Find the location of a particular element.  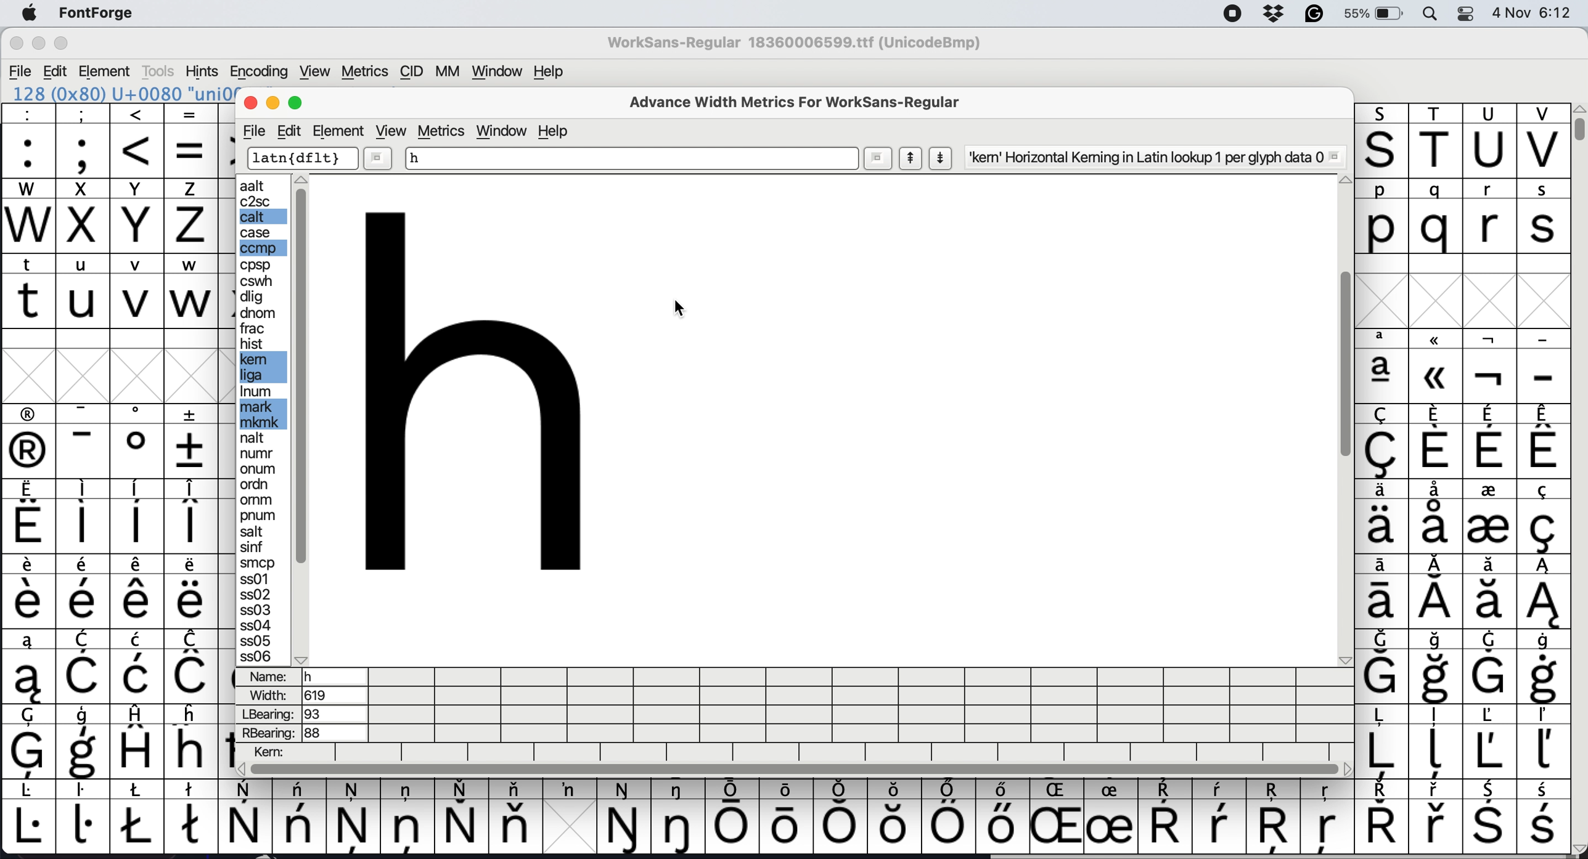

sample letter is located at coordinates (436, 159).